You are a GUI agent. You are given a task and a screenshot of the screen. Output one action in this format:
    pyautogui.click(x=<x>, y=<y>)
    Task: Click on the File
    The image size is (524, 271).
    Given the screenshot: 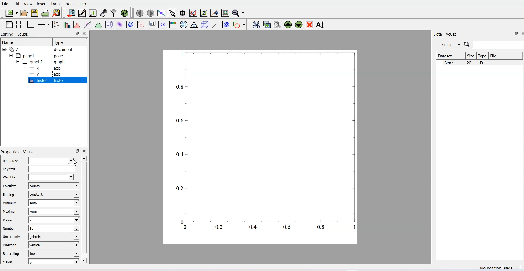 What is the action you would take?
    pyautogui.click(x=5, y=4)
    